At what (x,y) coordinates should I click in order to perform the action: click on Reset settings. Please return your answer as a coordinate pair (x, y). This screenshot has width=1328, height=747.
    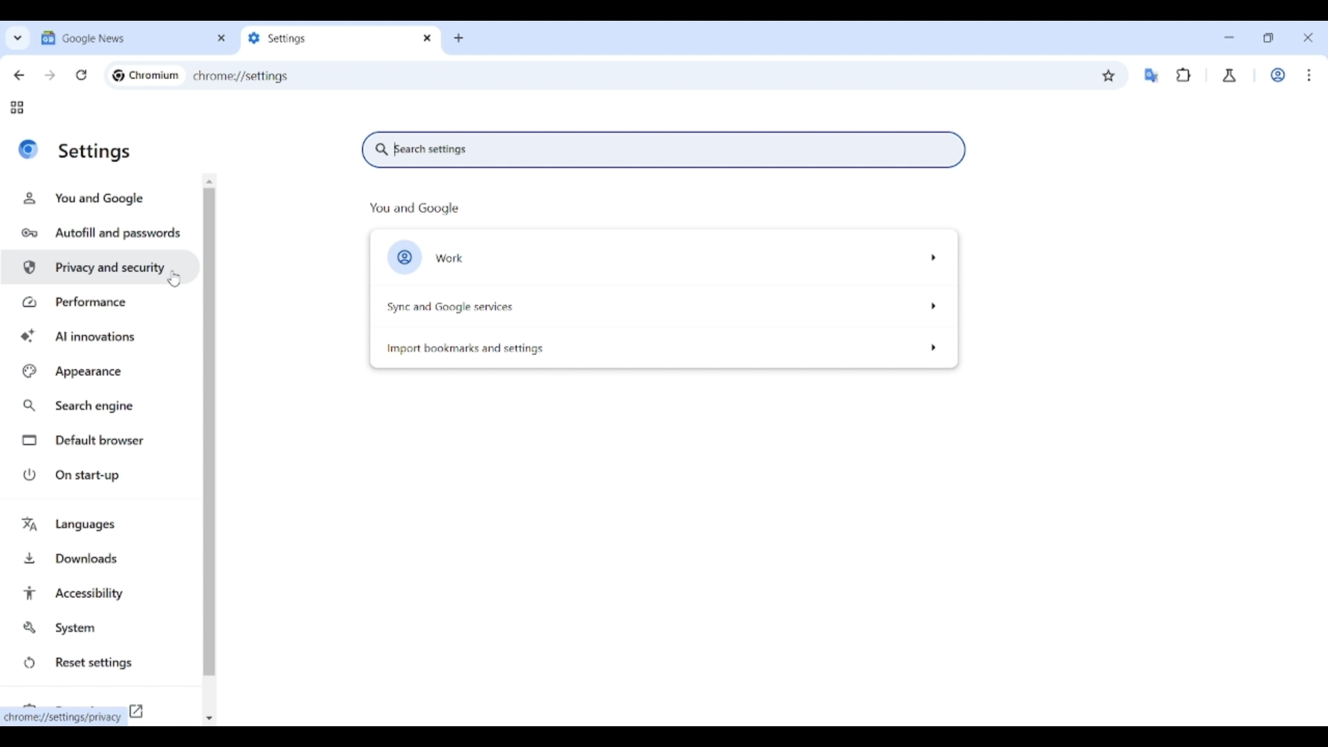
    Looking at the image, I should click on (100, 663).